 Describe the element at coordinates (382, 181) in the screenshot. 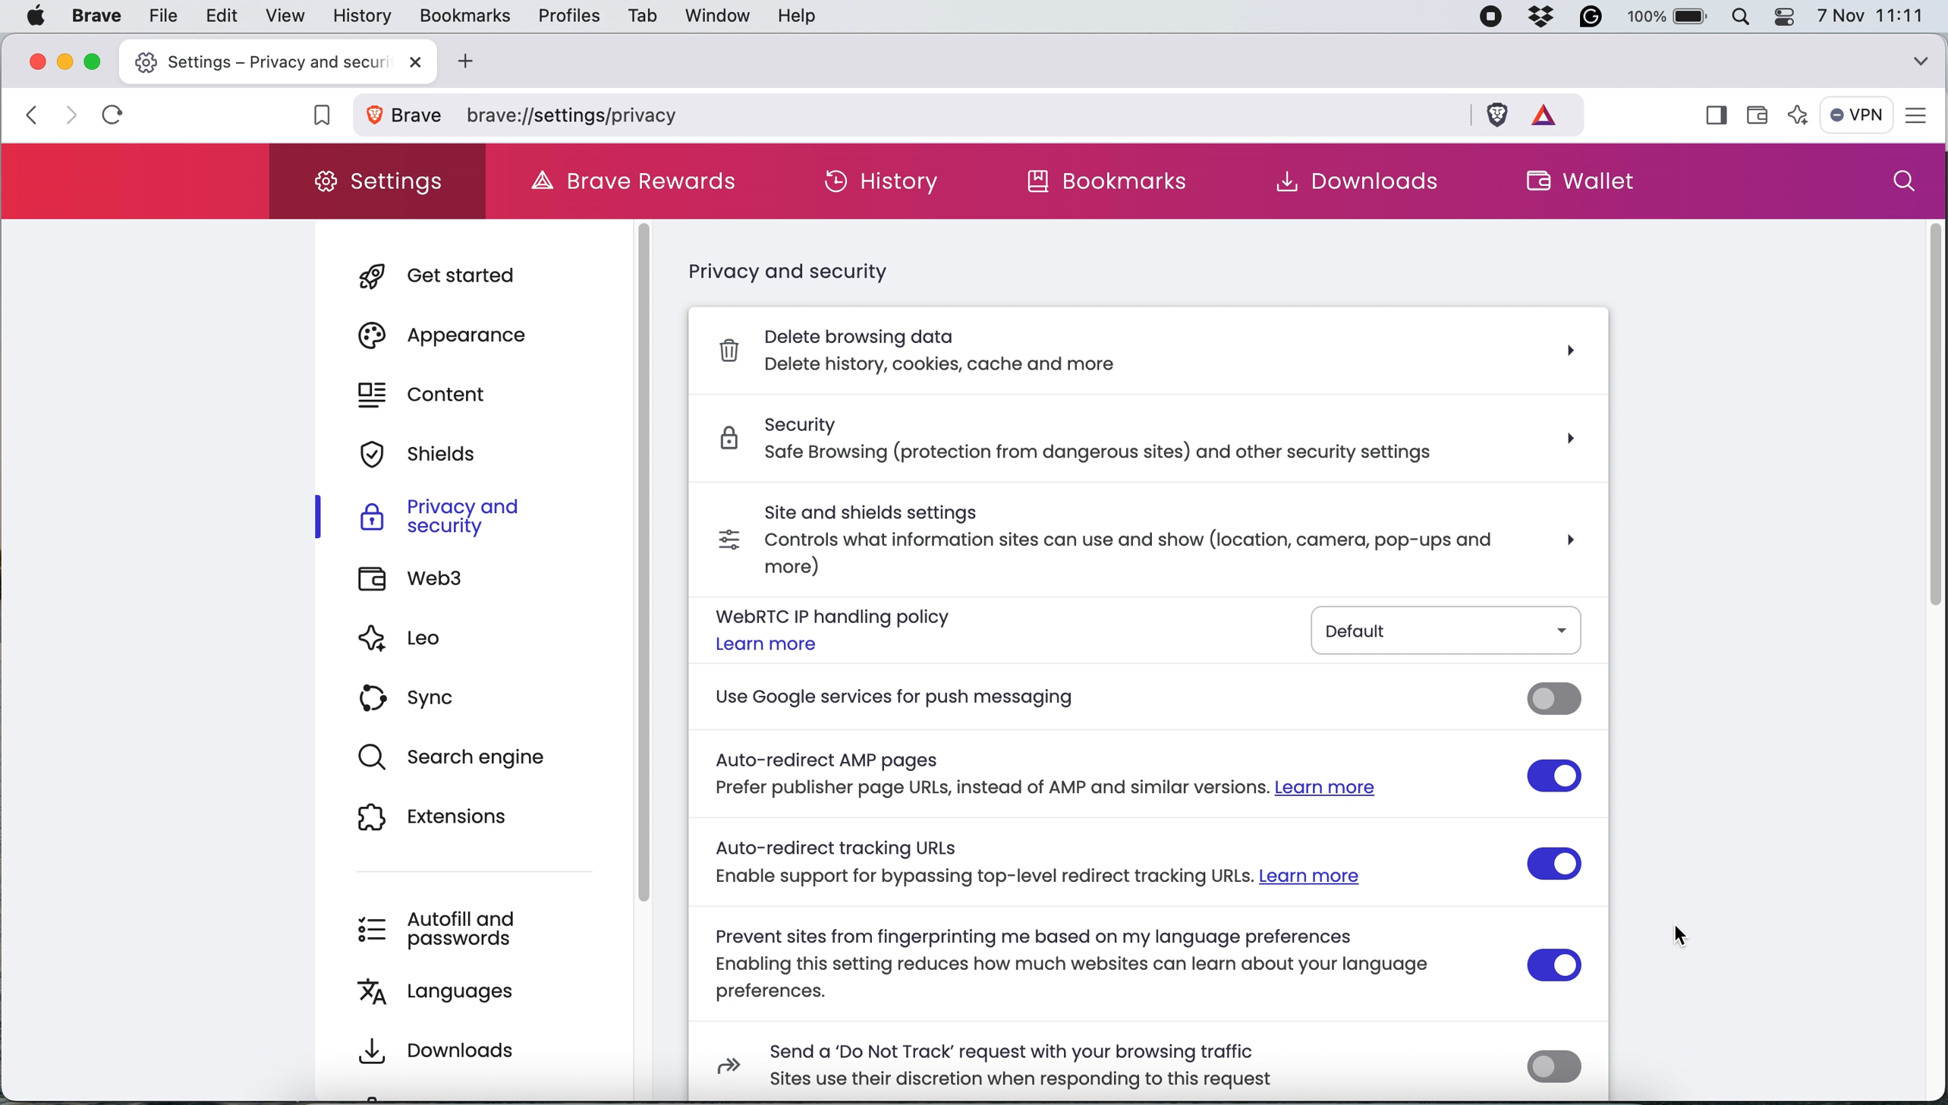

I see `settings` at that location.